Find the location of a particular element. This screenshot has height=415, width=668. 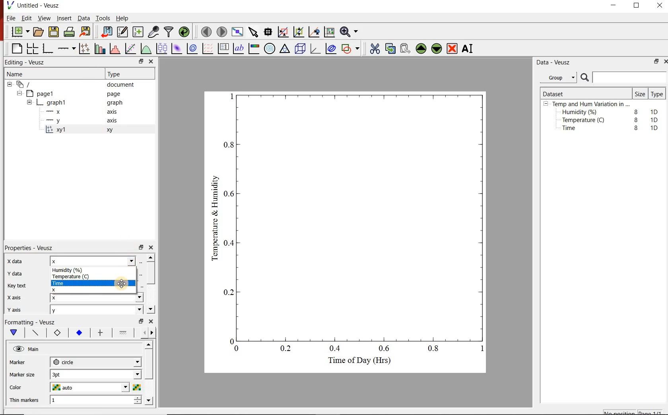

circle is located at coordinates (65, 362).